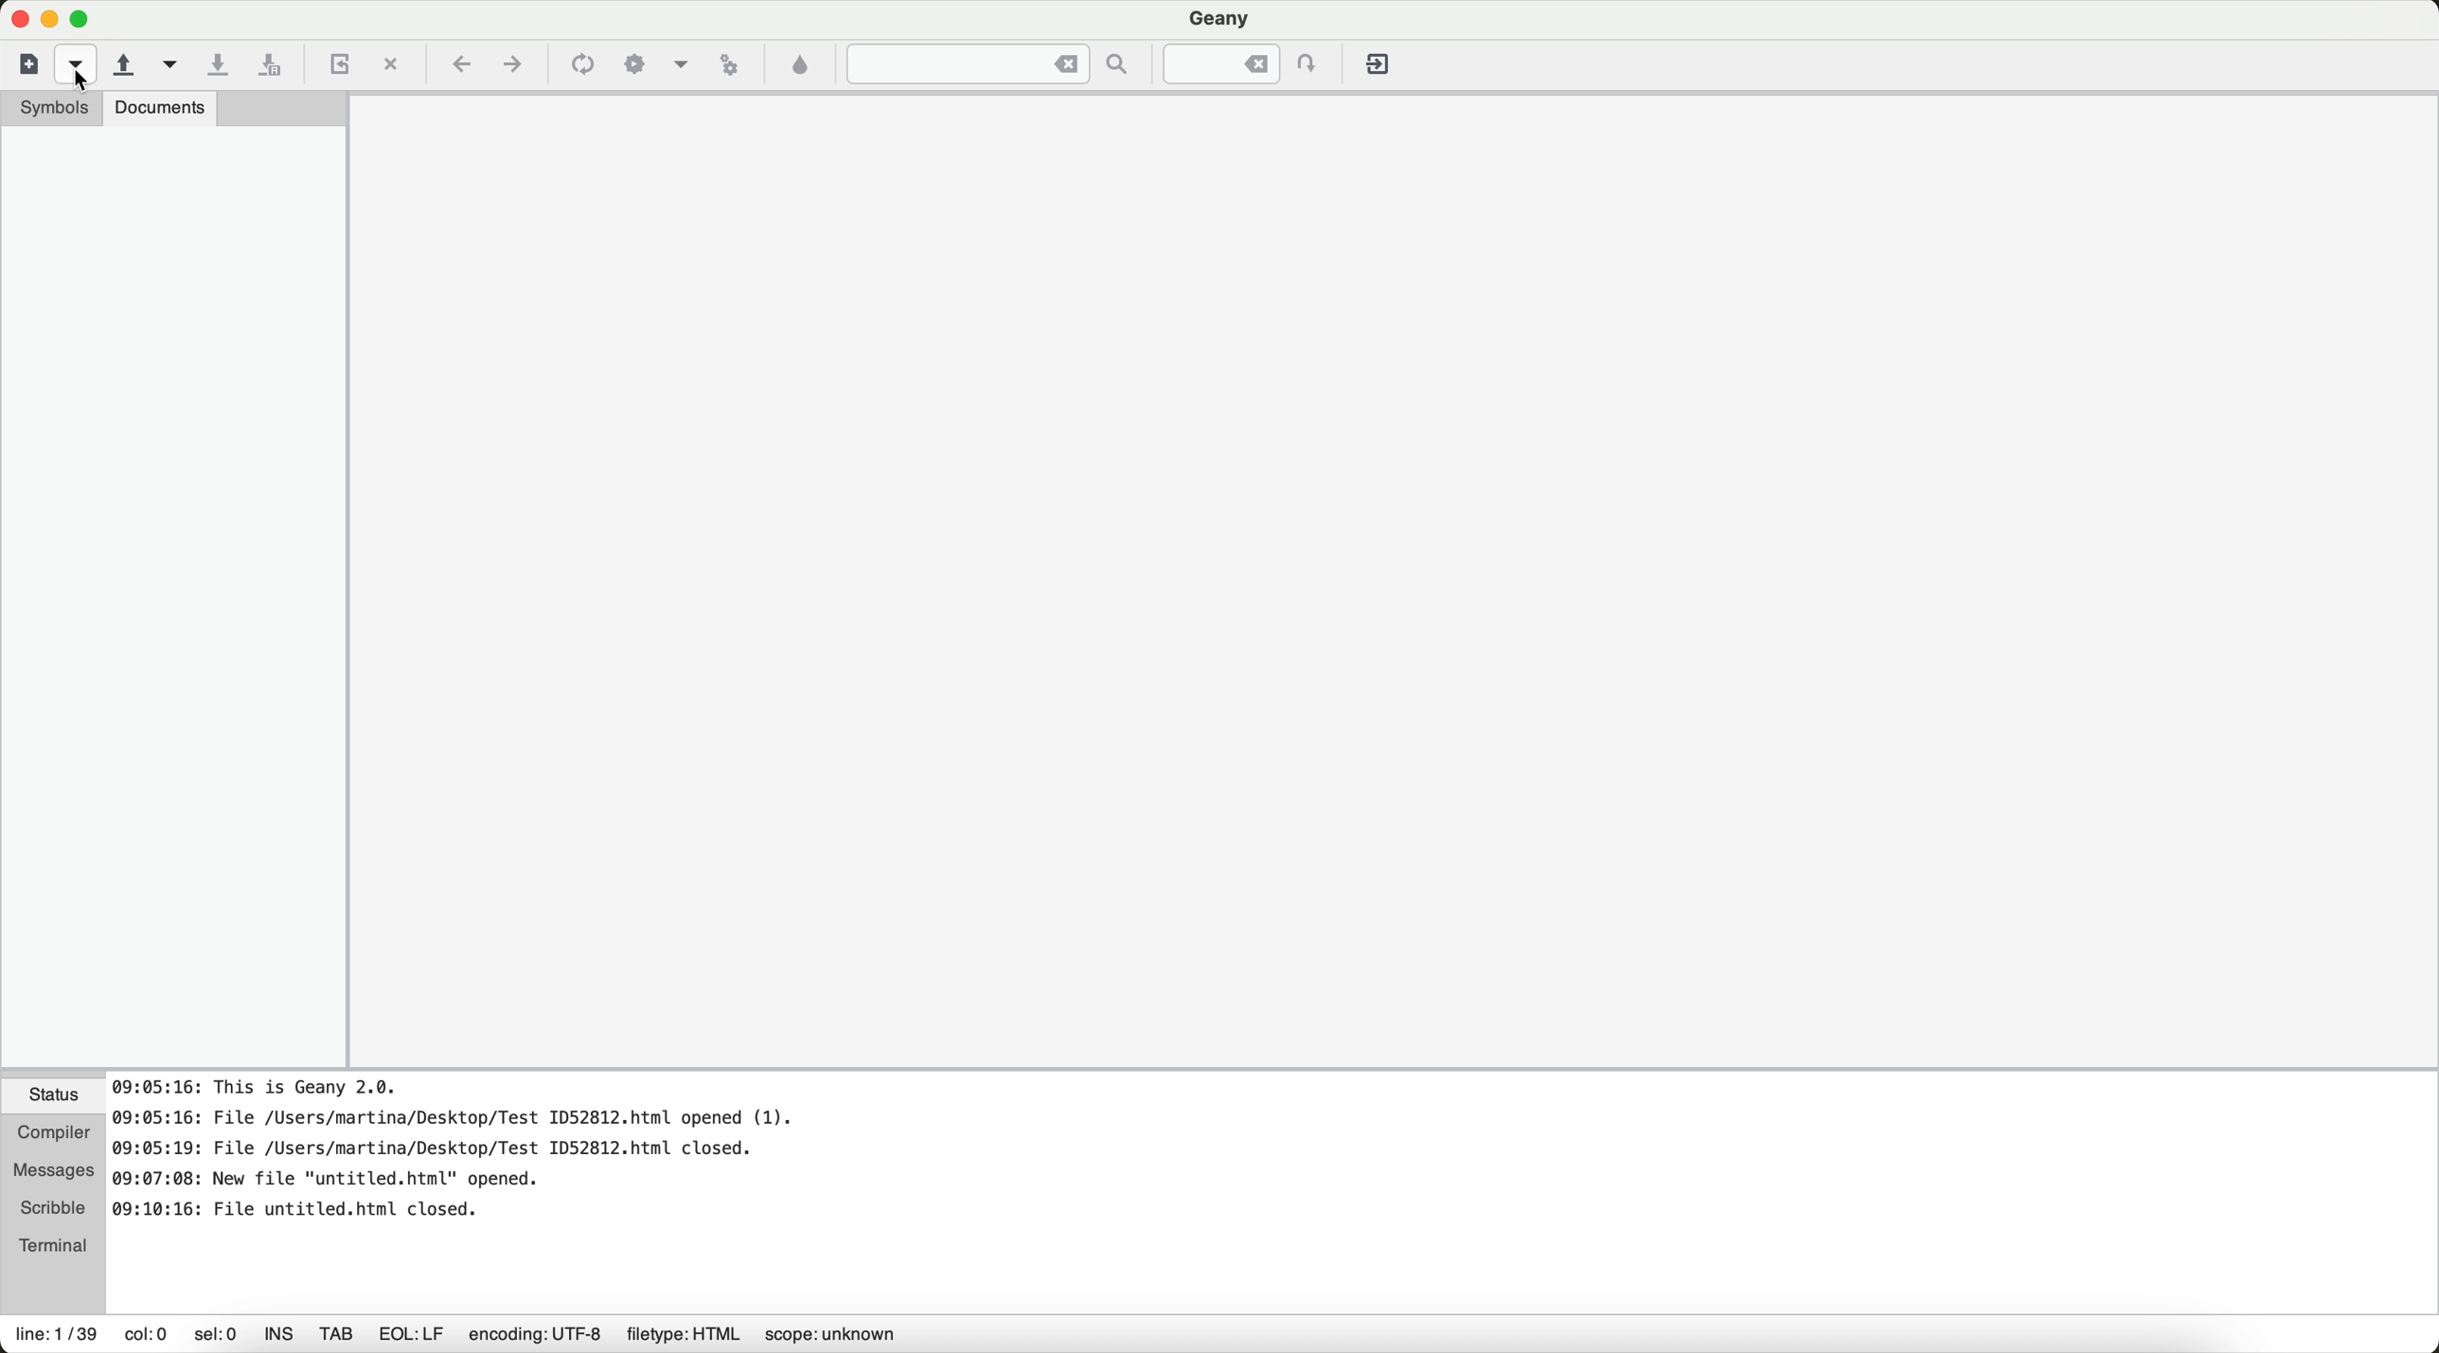 The image size is (2439, 1353). What do you see at coordinates (1220, 18) in the screenshot?
I see `Geany` at bounding box center [1220, 18].